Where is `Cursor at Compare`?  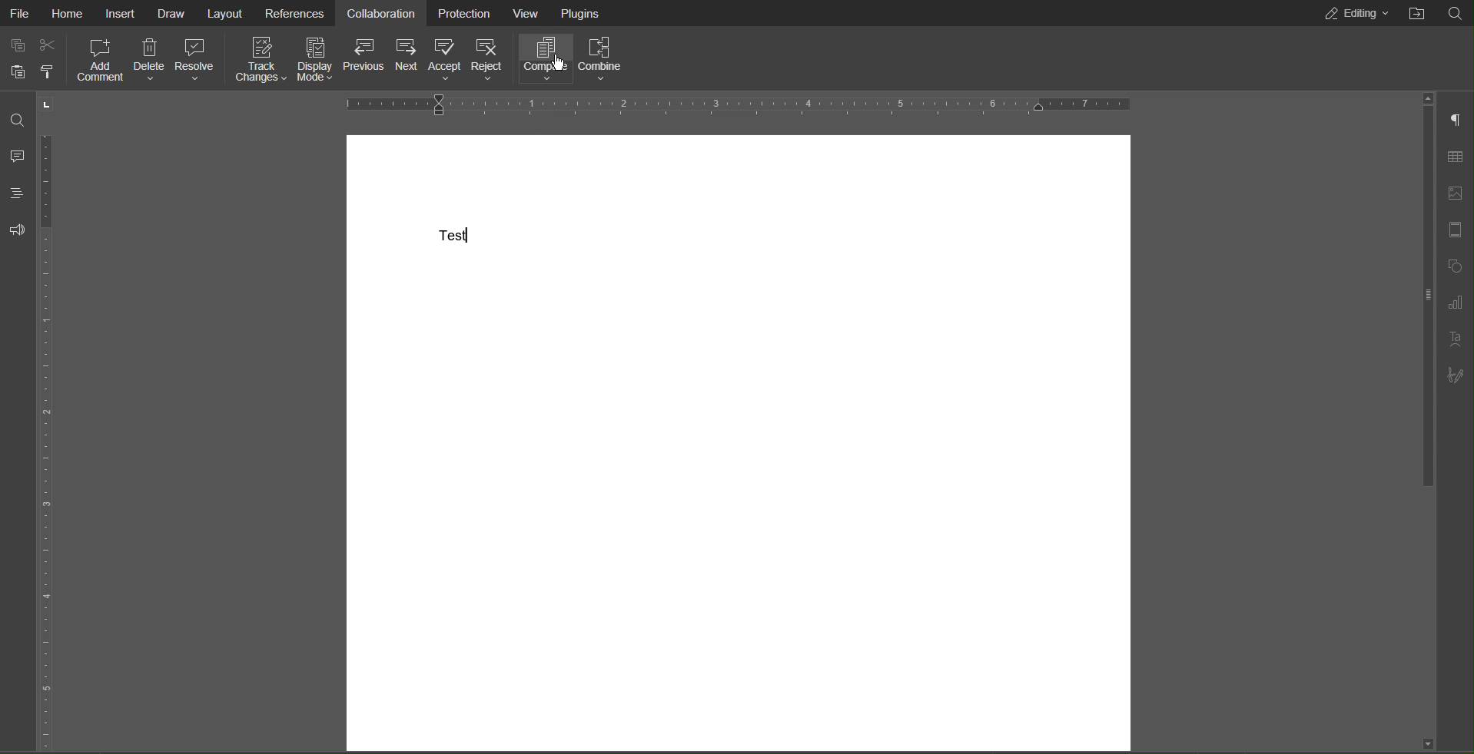
Cursor at Compare is located at coordinates (558, 68).